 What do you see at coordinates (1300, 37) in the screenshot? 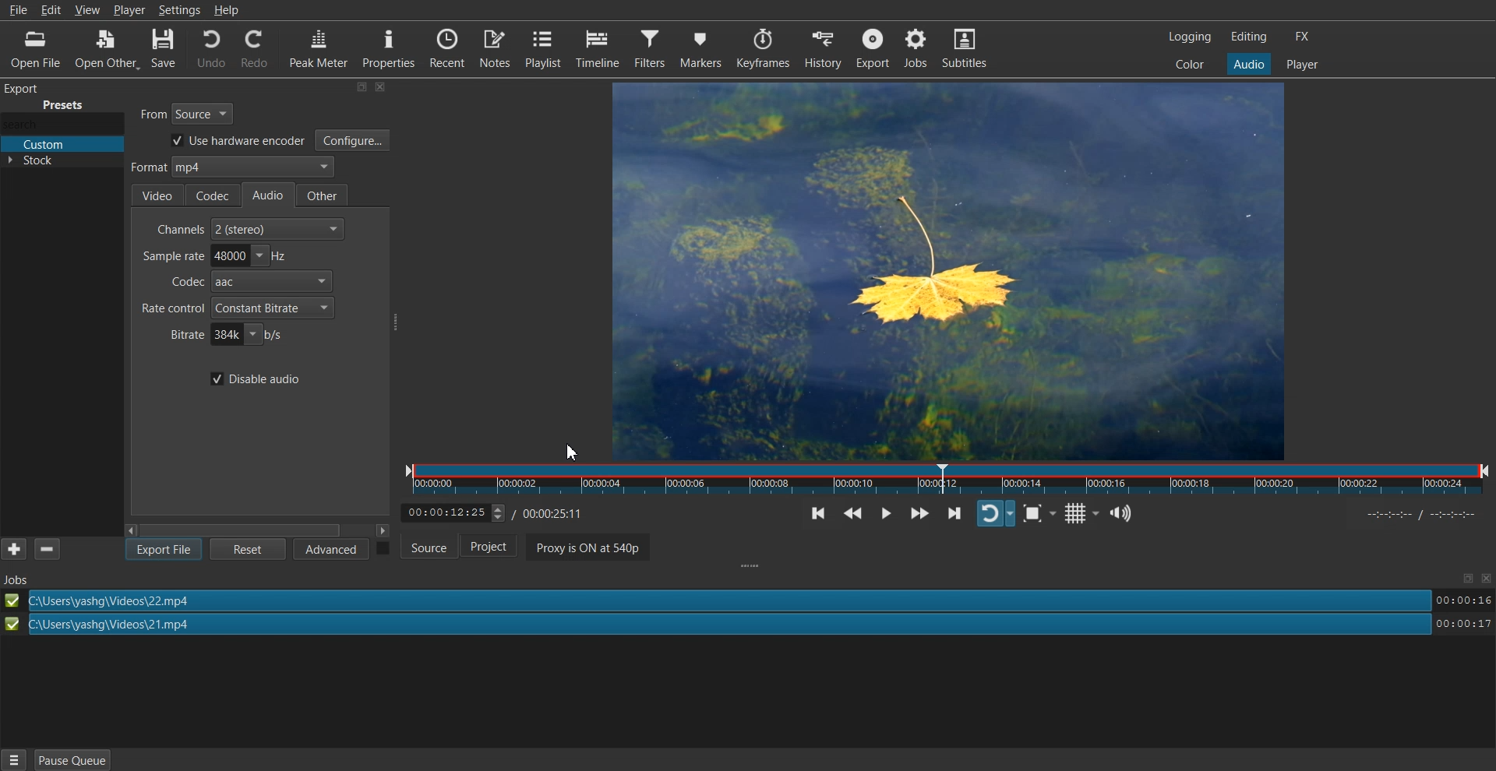
I see `FX` at bounding box center [1300, 37].